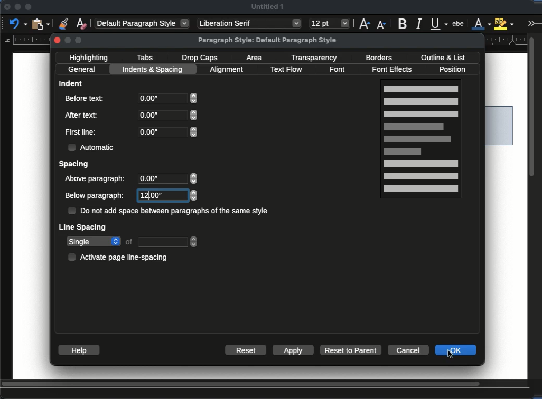 Image resolution: width=542 pixels, height=399 pixels. Describe the element at coordinates (42, 23) in the screenshot. I see `paste` at that location.